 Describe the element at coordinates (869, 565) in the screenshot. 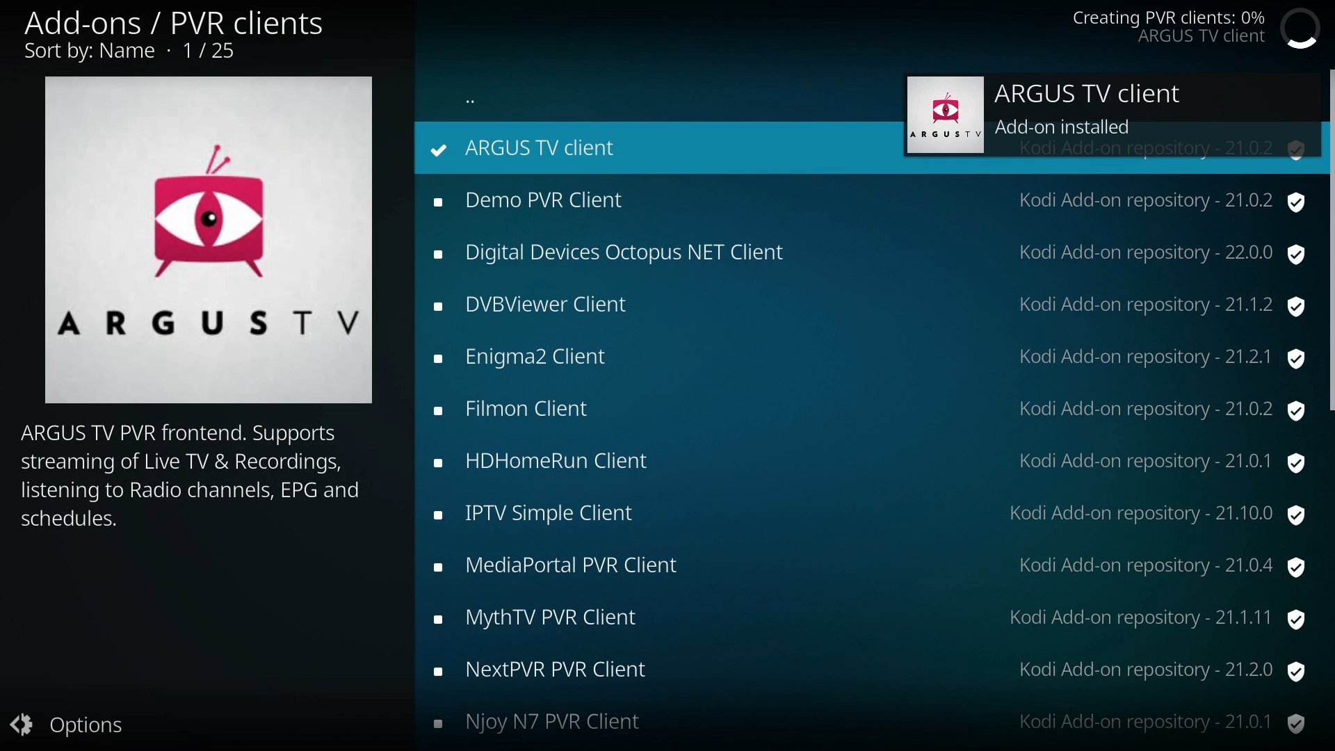

I see `MediaPortal PVR Client Kodi Add-on repository - 21.0.4` at that location.